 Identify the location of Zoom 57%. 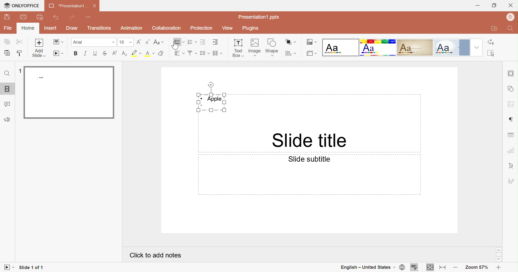
(476, 267).